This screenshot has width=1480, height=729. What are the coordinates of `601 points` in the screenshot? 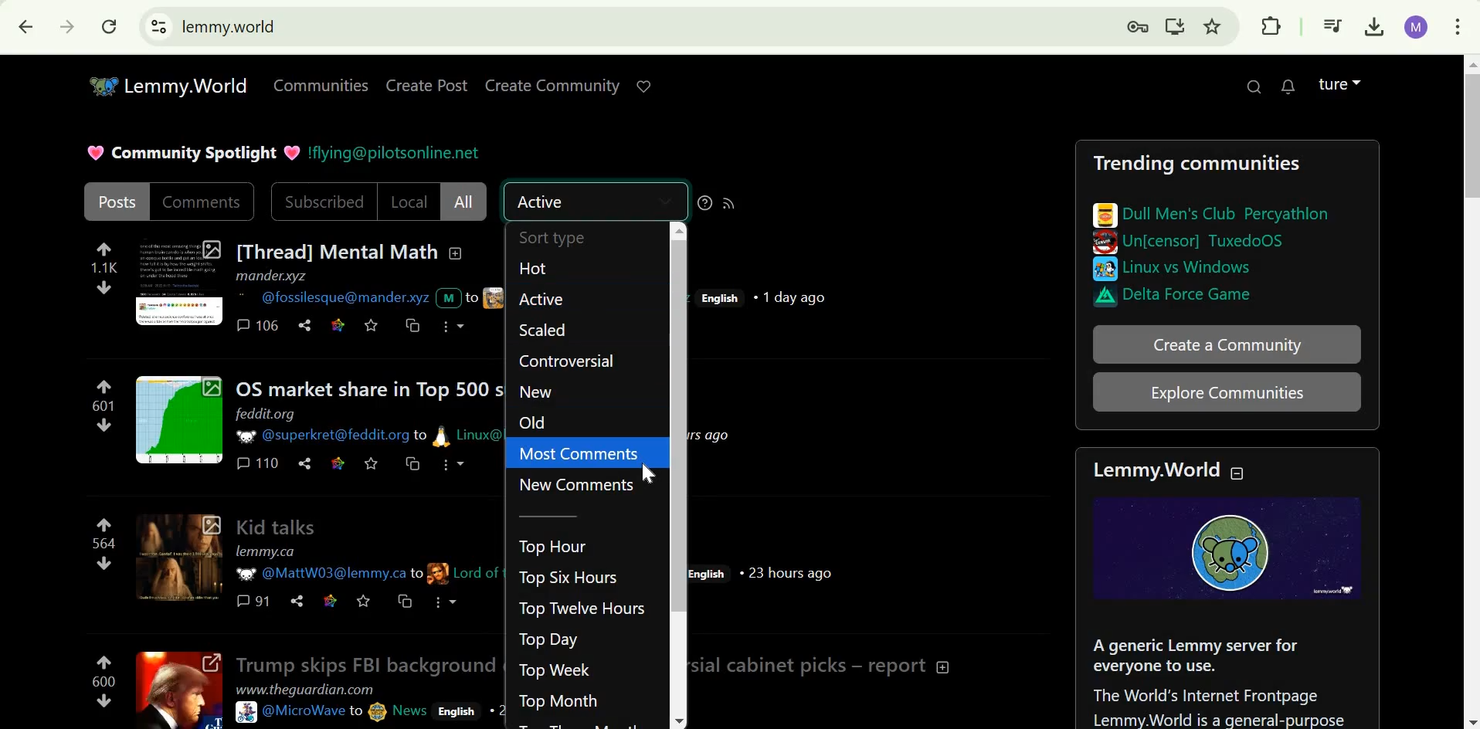 It's located at (104, 405).